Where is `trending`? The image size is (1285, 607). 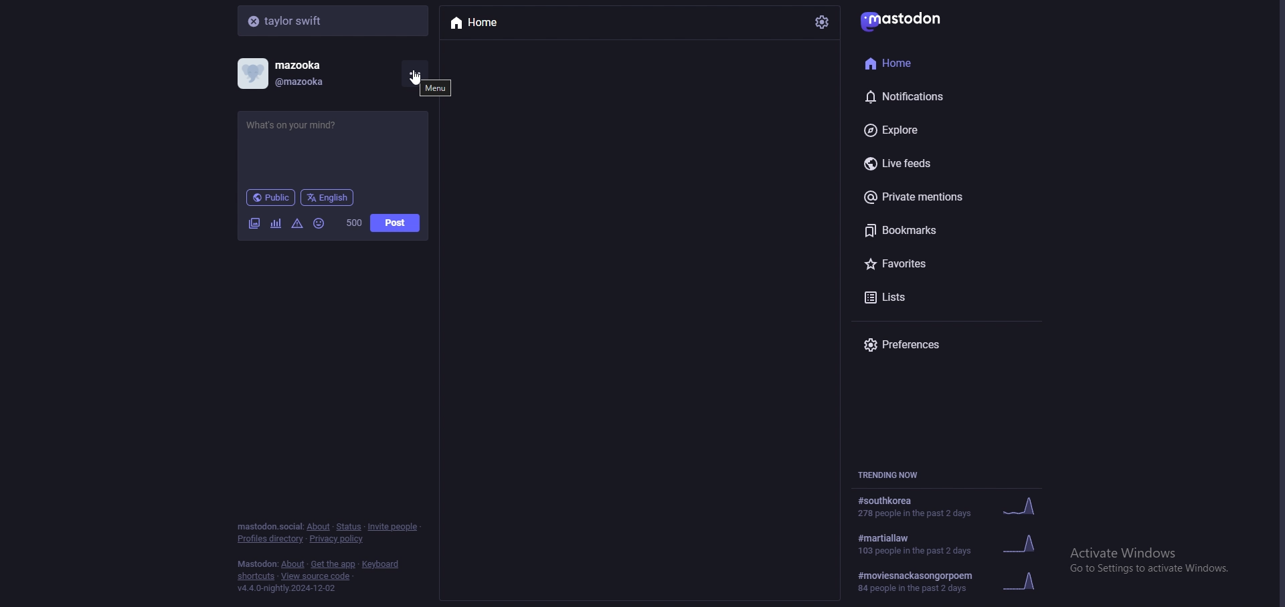 trending is located at coordinates (945, 584).